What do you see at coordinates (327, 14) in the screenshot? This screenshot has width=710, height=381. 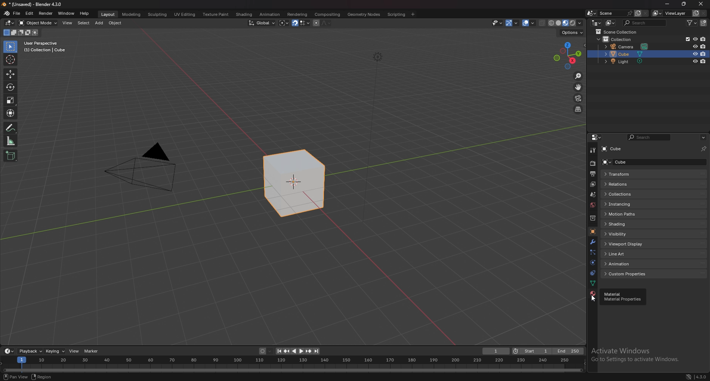 I see `compositing` at bounding box center [327, 14].